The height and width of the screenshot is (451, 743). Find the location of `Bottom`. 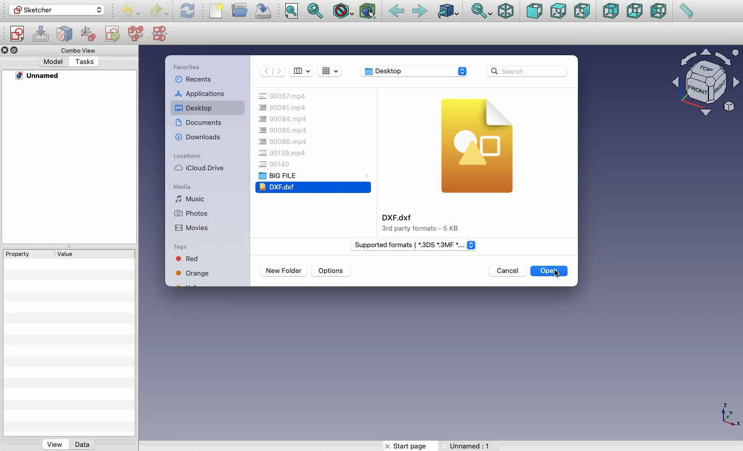

Bottom is located at coordinates (635, 12).